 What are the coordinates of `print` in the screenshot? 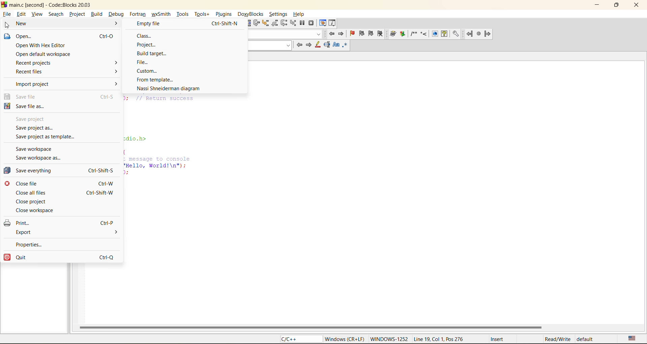 It's located at (19, 223).